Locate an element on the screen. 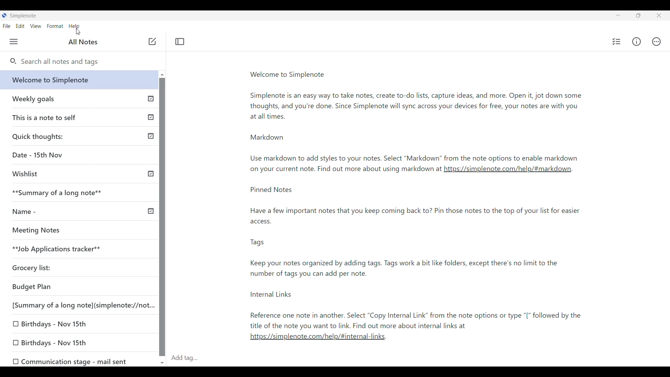 The height and width of the screenshot is (377, 670). All notes is located at coordinates (83, 42).